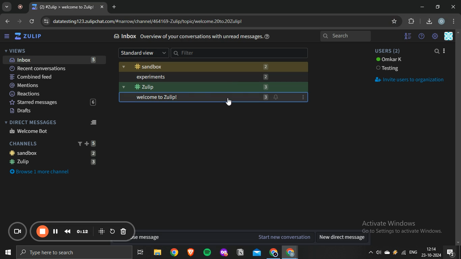 The width and height of the screenshot is (461, 259). What do you see at coordinates (422, 36) in the screenshot?
I see `help menu` at bounding box center [422, 36].